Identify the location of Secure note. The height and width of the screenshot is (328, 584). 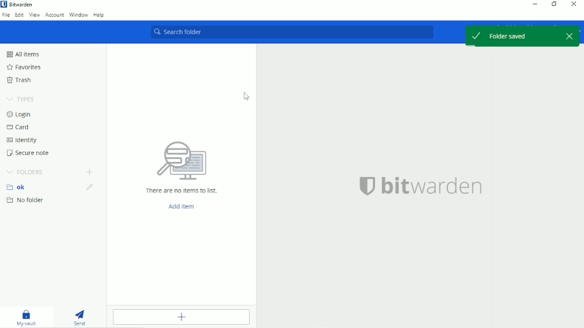
(29, 153).